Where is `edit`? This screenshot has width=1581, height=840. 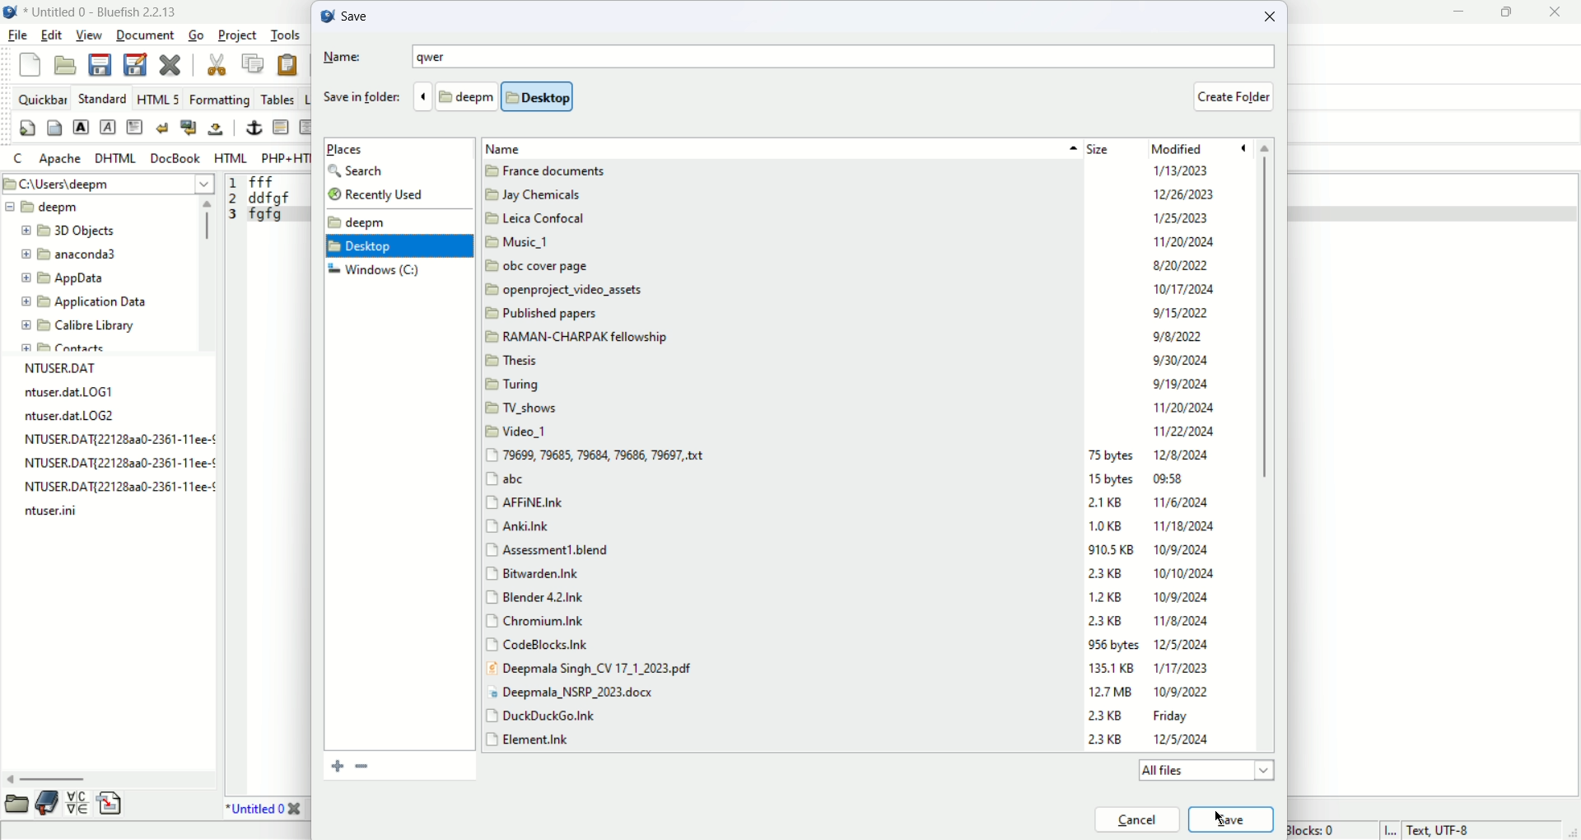
edit is located at coordinates (52, 35).